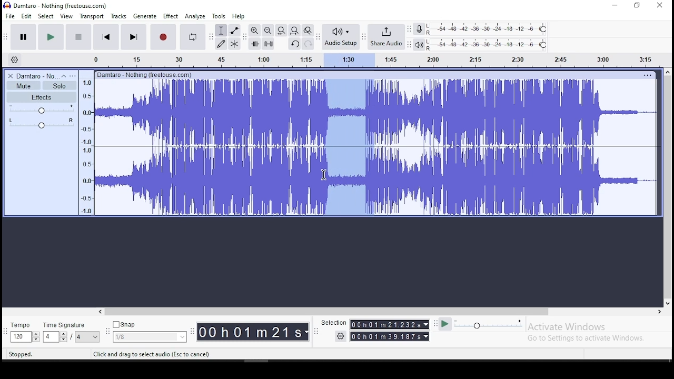 The image size is (674, 379). Describe the element at coordinates (78, 36) in the screenshot. I see `stop` at that location.